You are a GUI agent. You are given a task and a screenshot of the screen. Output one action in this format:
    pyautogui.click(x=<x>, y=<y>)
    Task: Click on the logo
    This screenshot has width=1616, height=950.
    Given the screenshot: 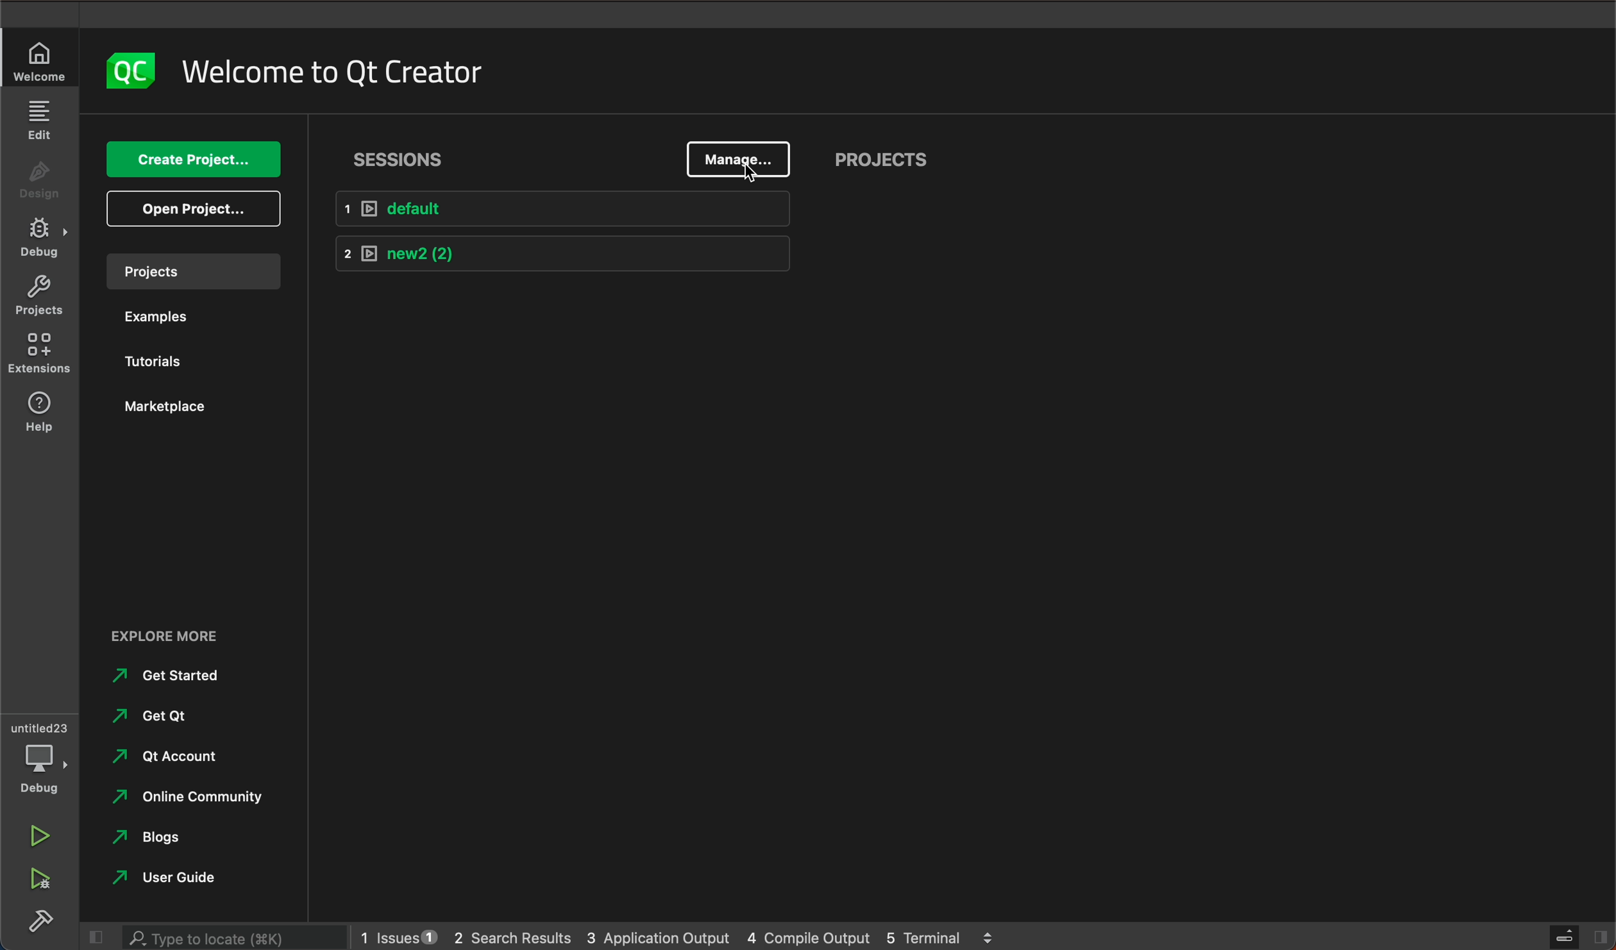 What is the action you would take?
    pyautogui.click(x=128, y=70)
    